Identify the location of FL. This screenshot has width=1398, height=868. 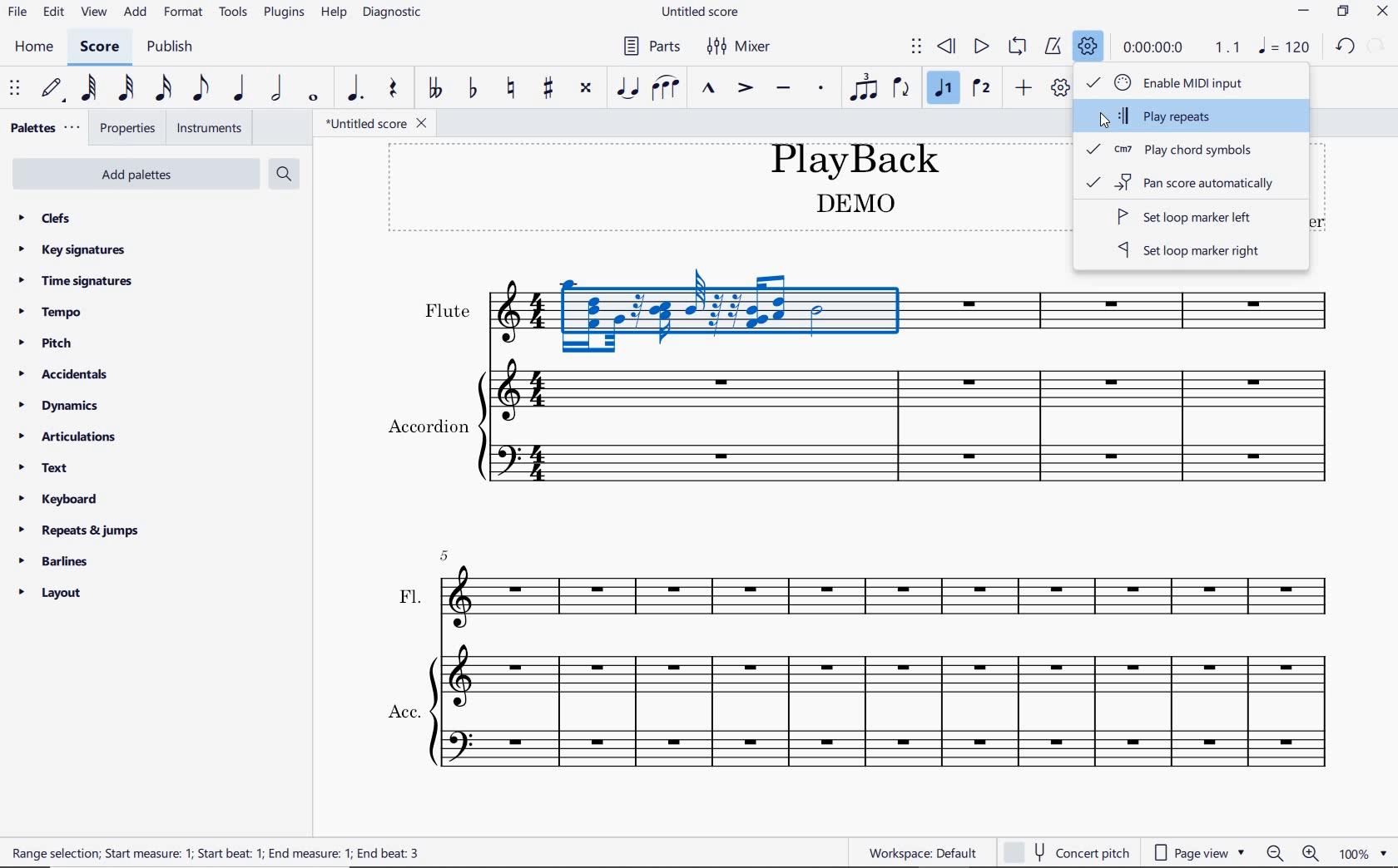
(864, 589).